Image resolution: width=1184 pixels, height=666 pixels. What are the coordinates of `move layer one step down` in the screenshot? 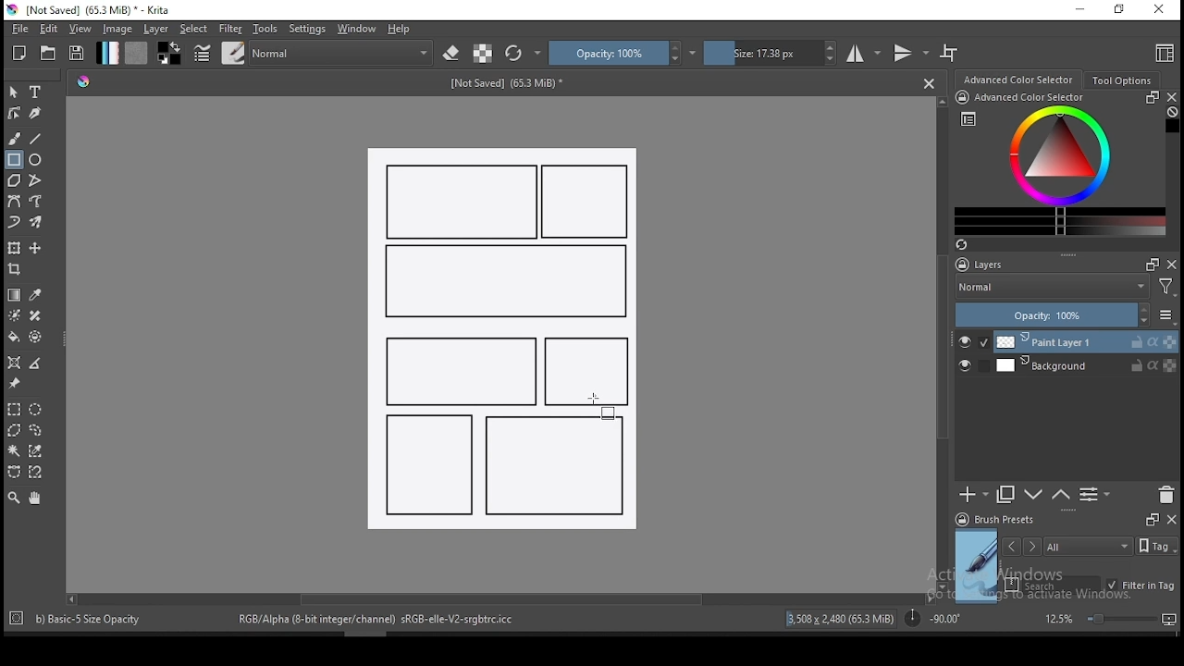 It's located at (1061, 495).